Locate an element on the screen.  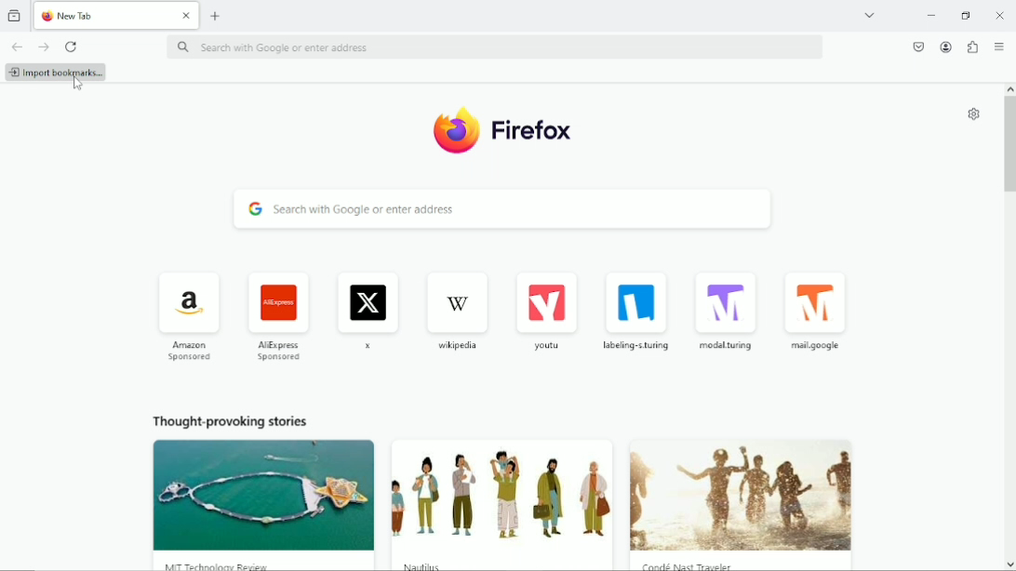
Logo is located at coordinates (456, 130).